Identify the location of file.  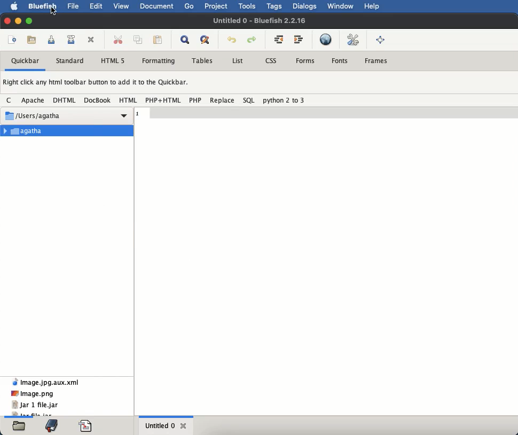
(73, 6).